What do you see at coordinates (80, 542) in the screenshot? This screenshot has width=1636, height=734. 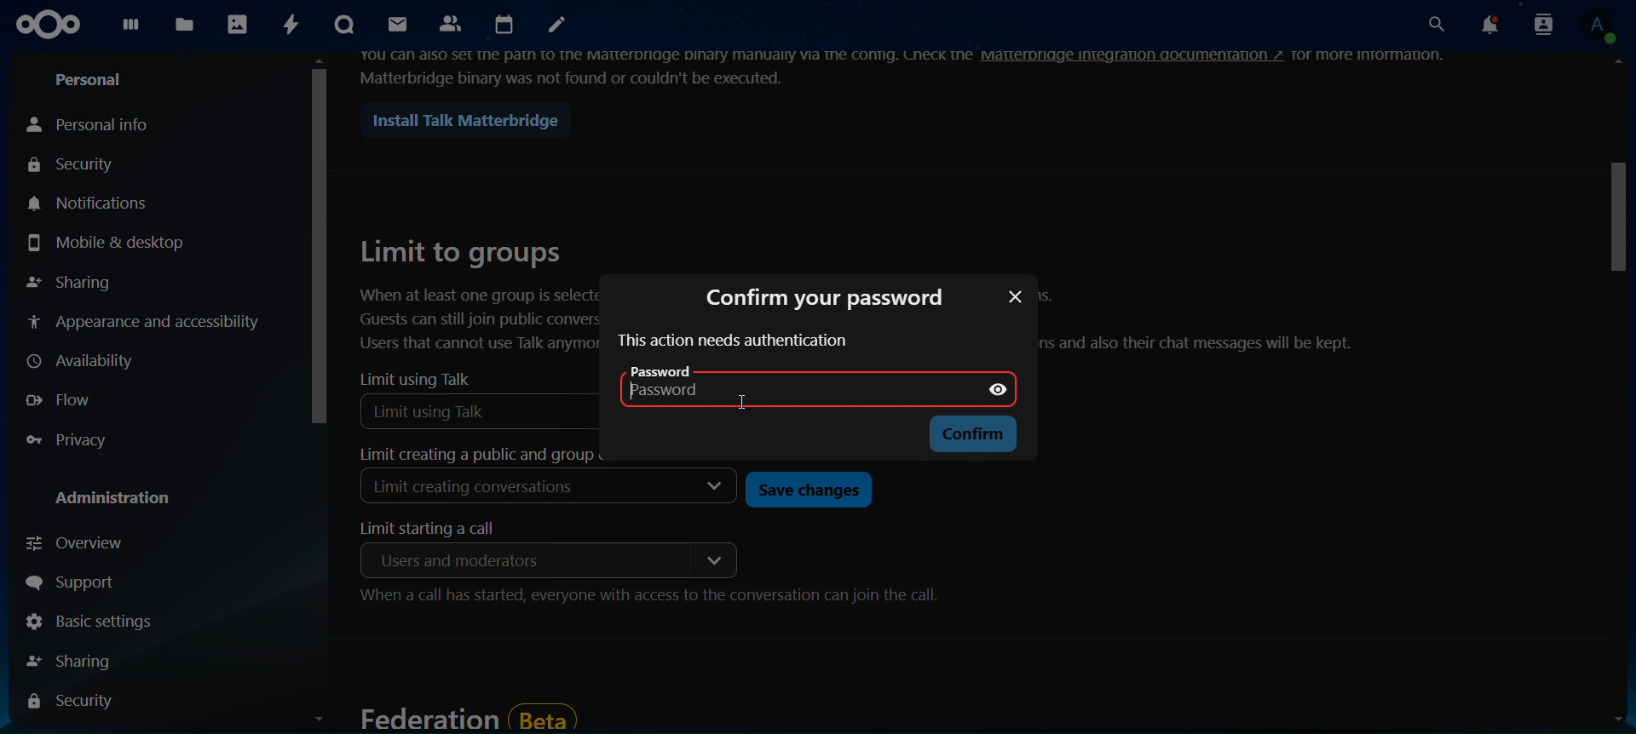 I see `overview` at bounding box center [80, 542].